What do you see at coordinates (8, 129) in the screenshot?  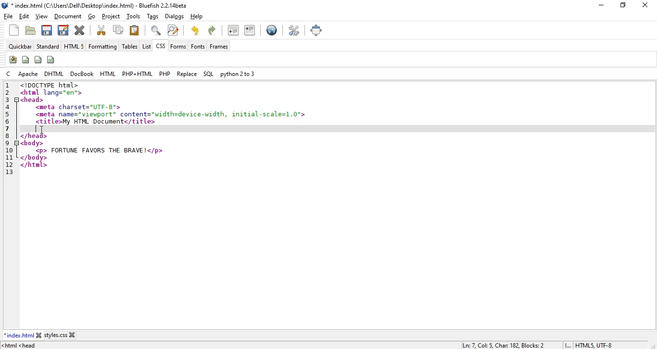 I see `7` at bounding box center [8, 129].